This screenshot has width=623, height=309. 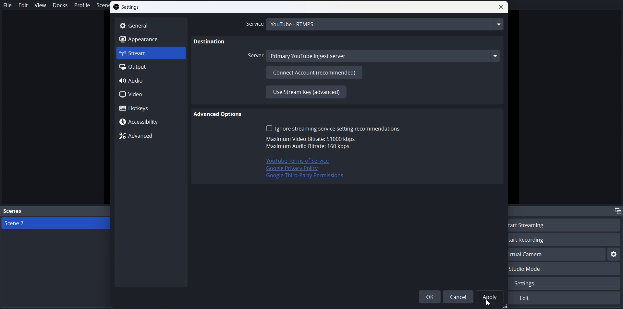 What do you see at coordinates (314, 72) in the screenshot?
I see `Connect account recommended` at bounding box center [314, 72].